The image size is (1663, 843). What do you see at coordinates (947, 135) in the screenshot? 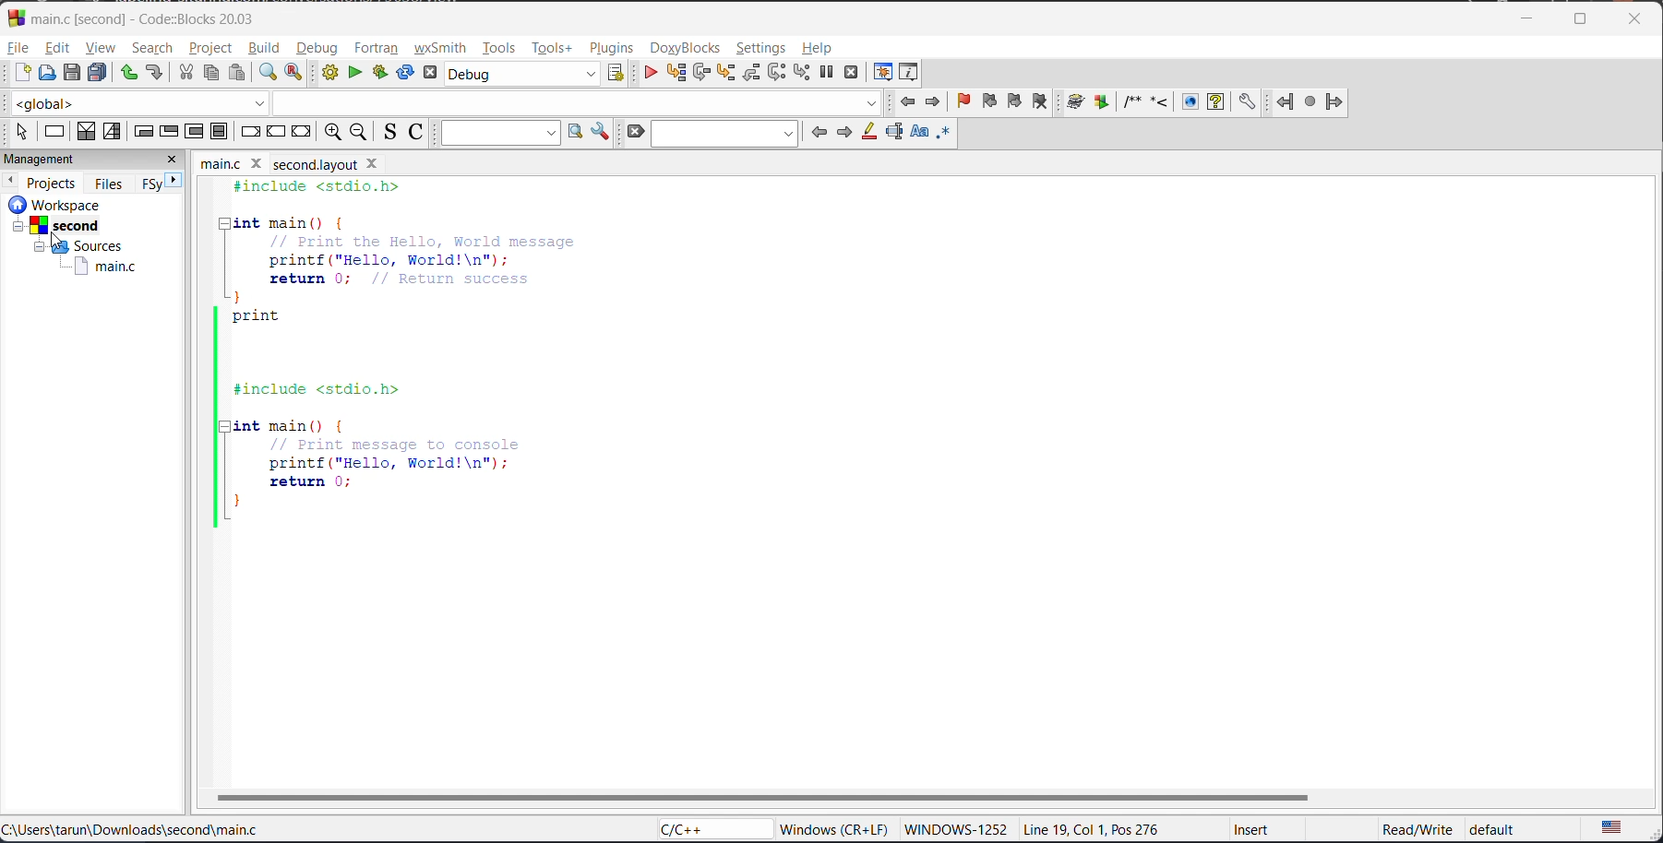
I see `use regex` at bounding box center [947, 135].